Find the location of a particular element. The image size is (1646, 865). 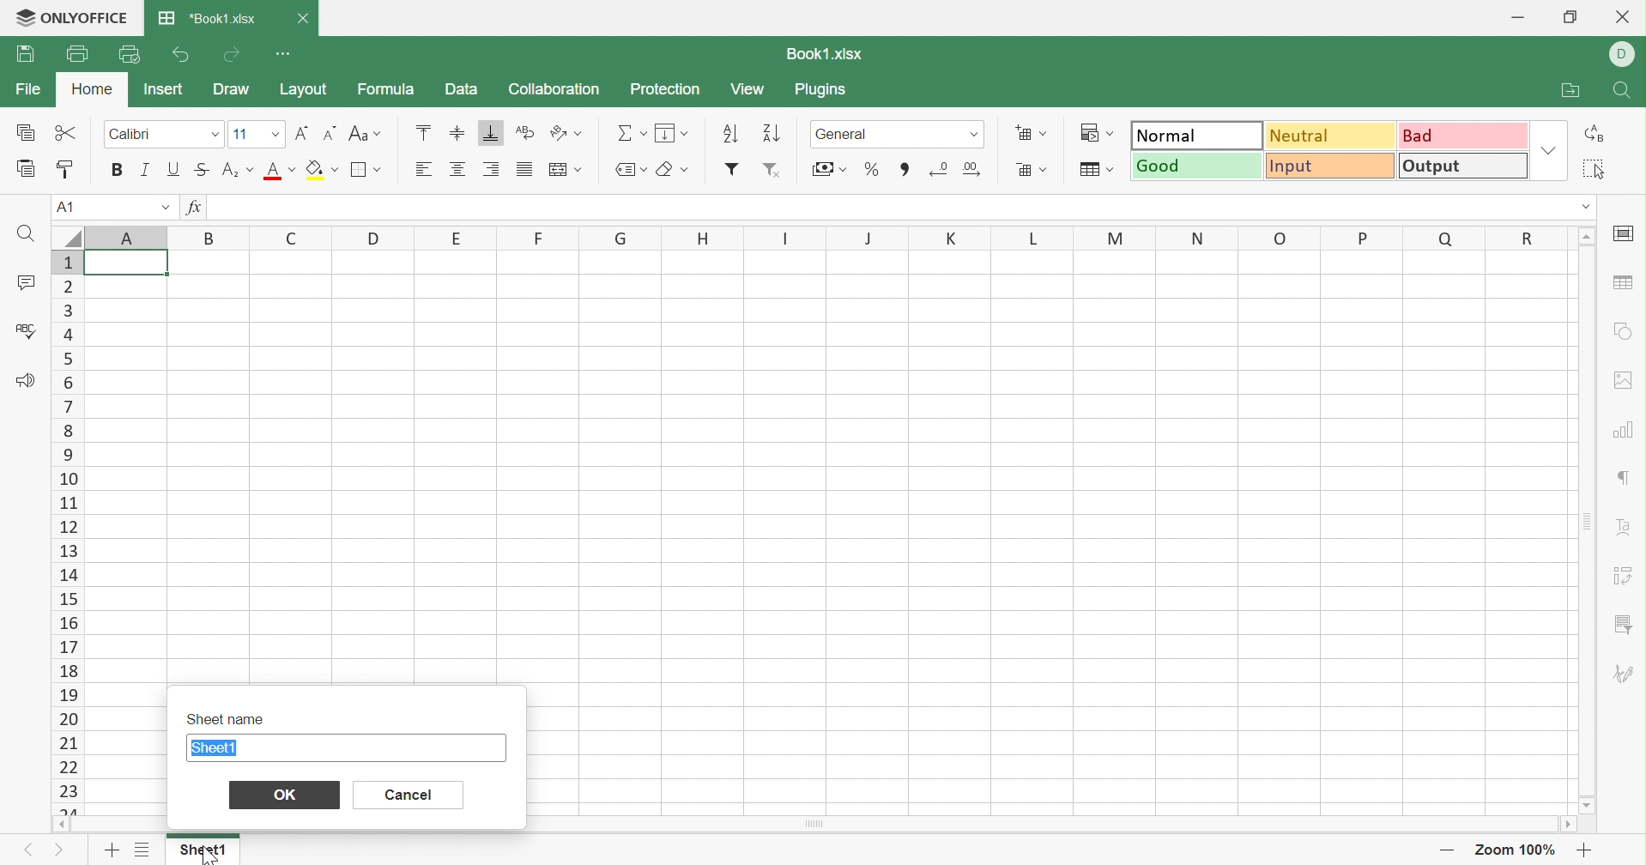

List of sheets is located at coordinates (139, 850).